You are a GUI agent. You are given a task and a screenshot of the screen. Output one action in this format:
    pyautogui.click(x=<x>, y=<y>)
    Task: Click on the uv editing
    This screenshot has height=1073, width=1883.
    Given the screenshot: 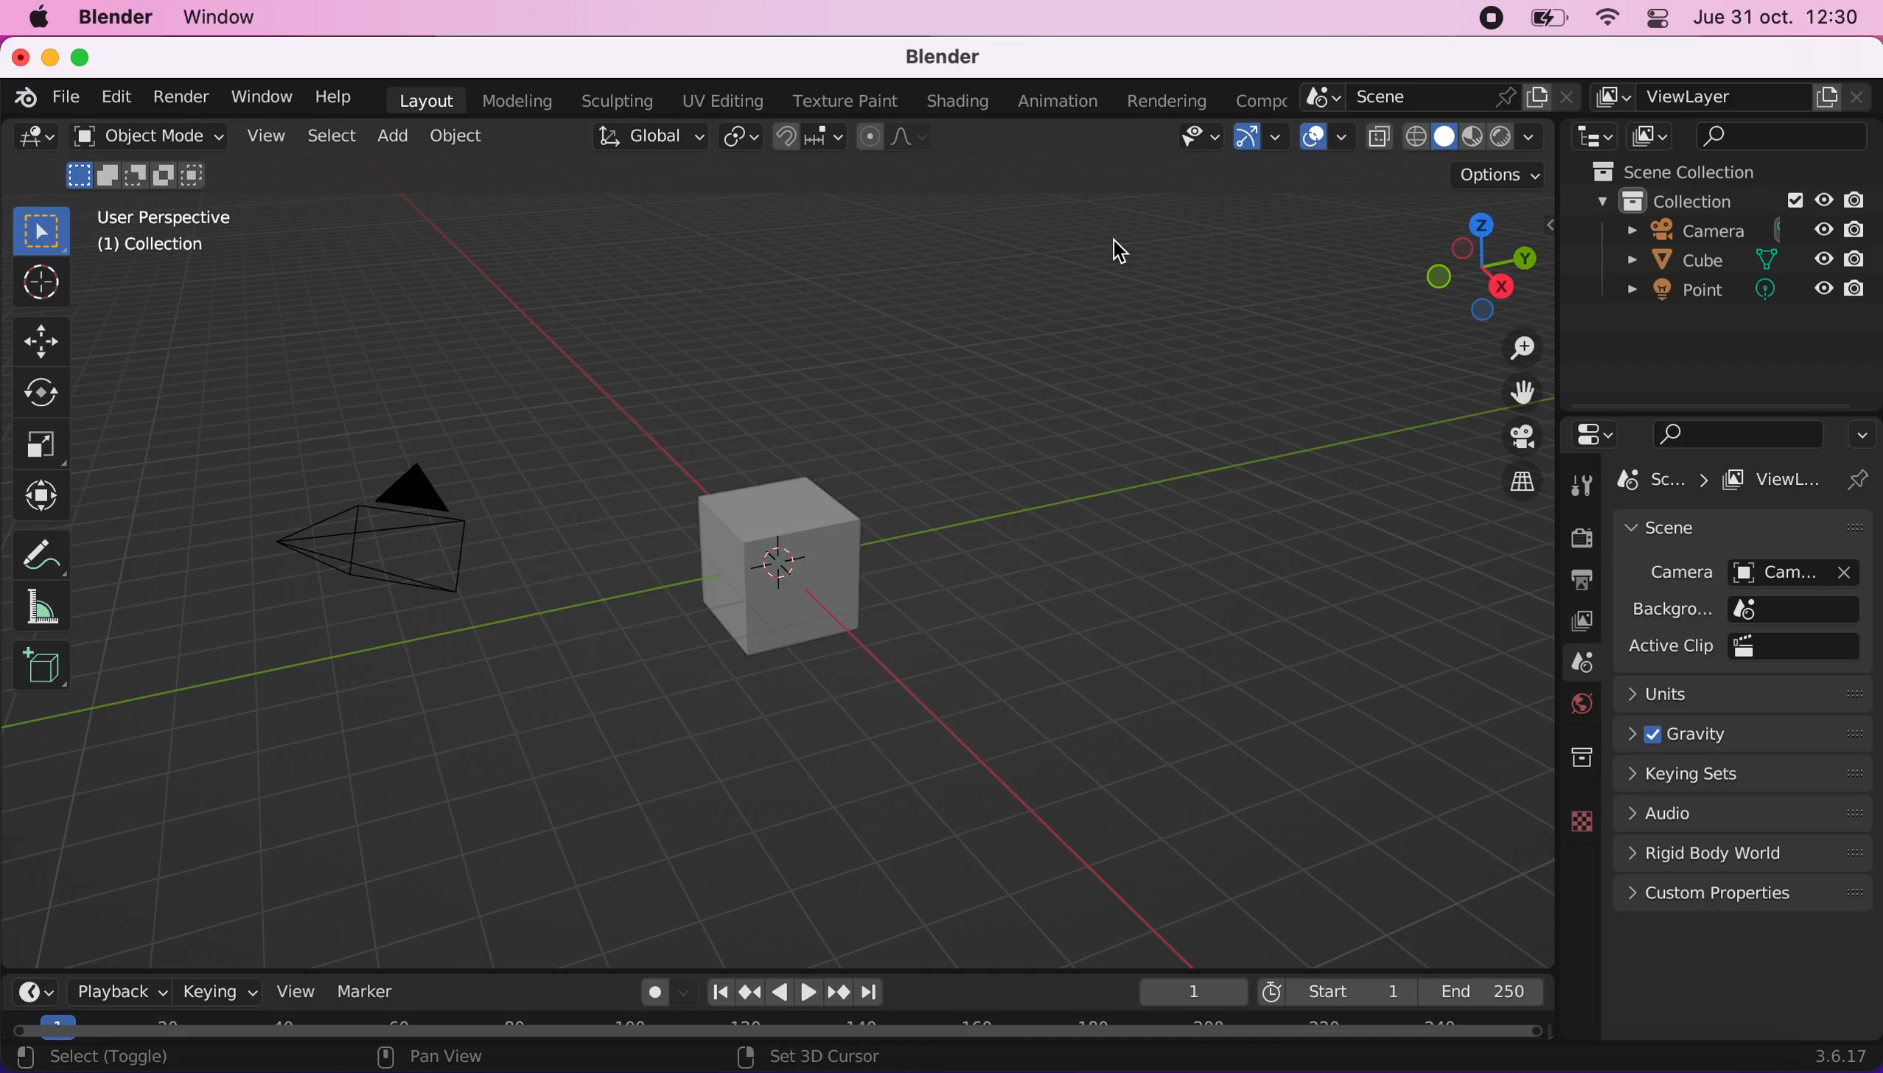 What is the action you would take?
    pyautogui.click(x=724, y=102)
    